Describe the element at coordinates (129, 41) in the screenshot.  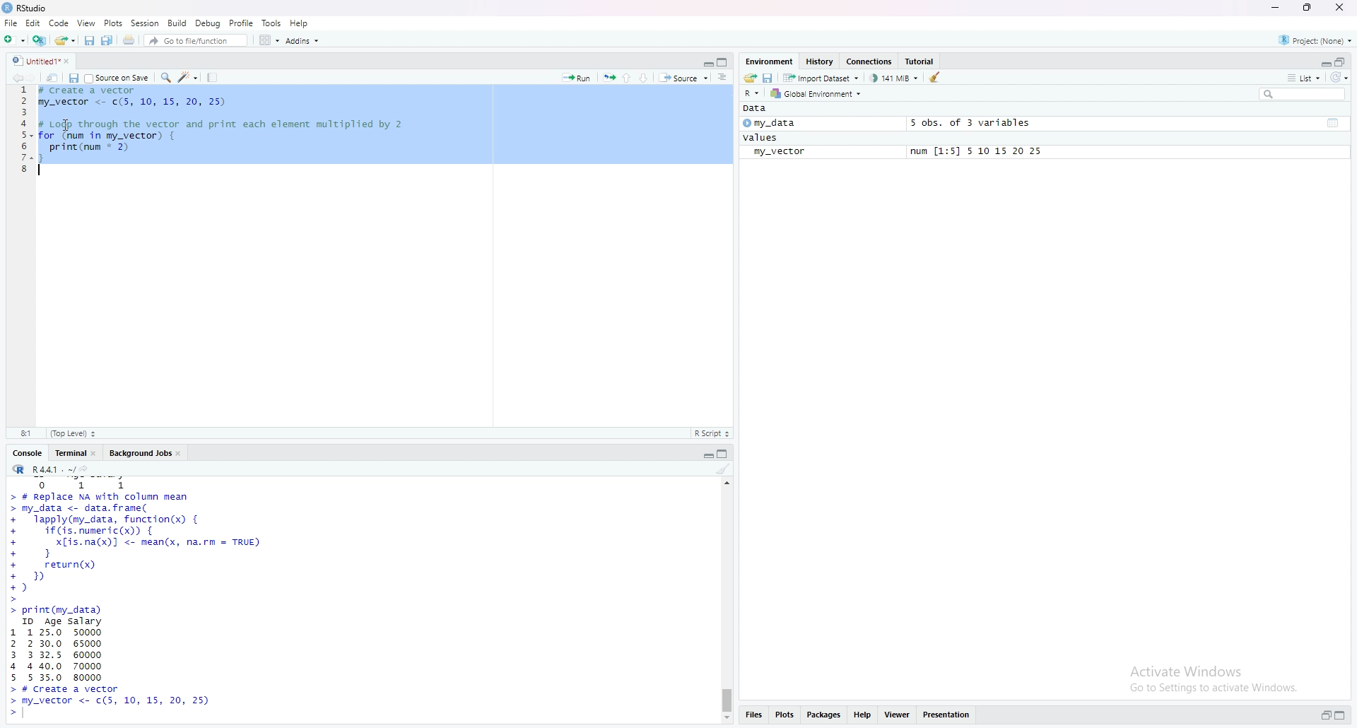
I see `print current file` at that location.